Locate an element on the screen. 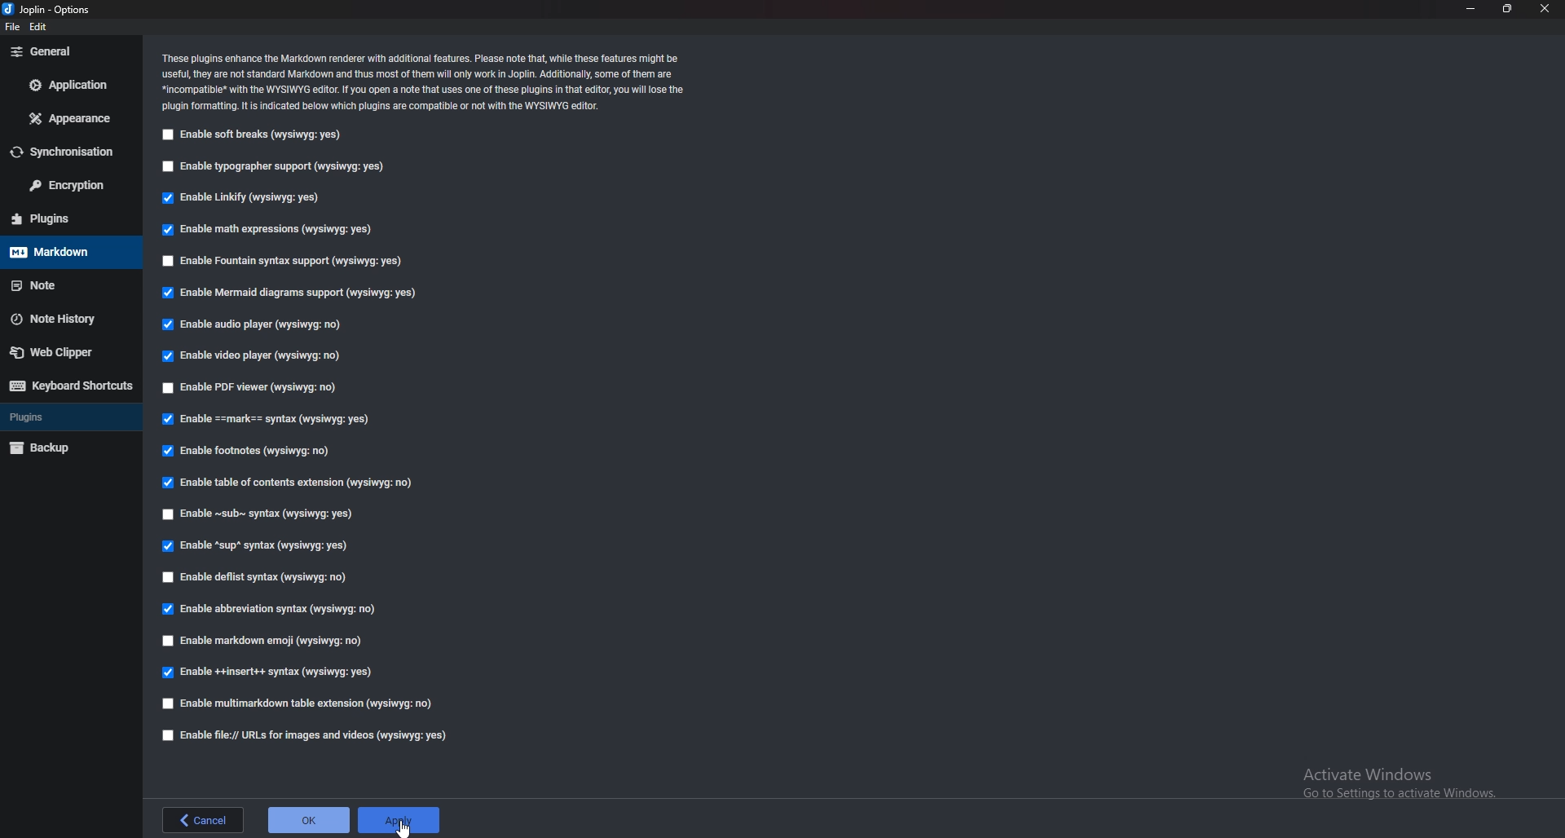 This screenshot has width=1565, height=838. ok is located at coordinates (308, 818).